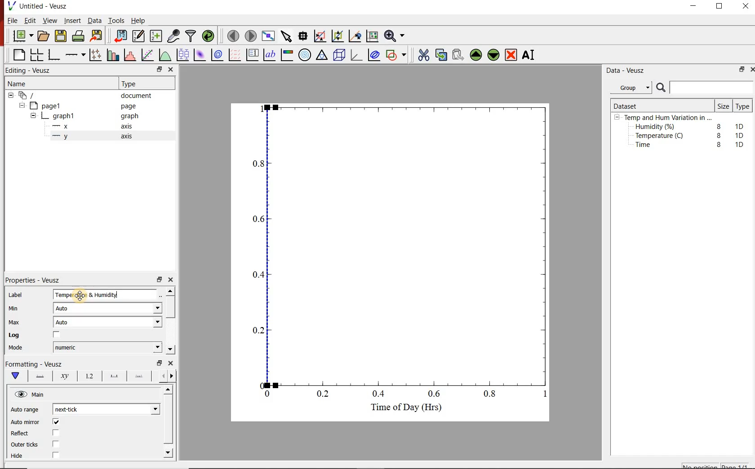 Image resolution: width=755 pixels, height=469 pixels. What do you see at coordinates (36, 422) in the screenshot?
I see `Auto mirror` at bounding box center [36, 422].